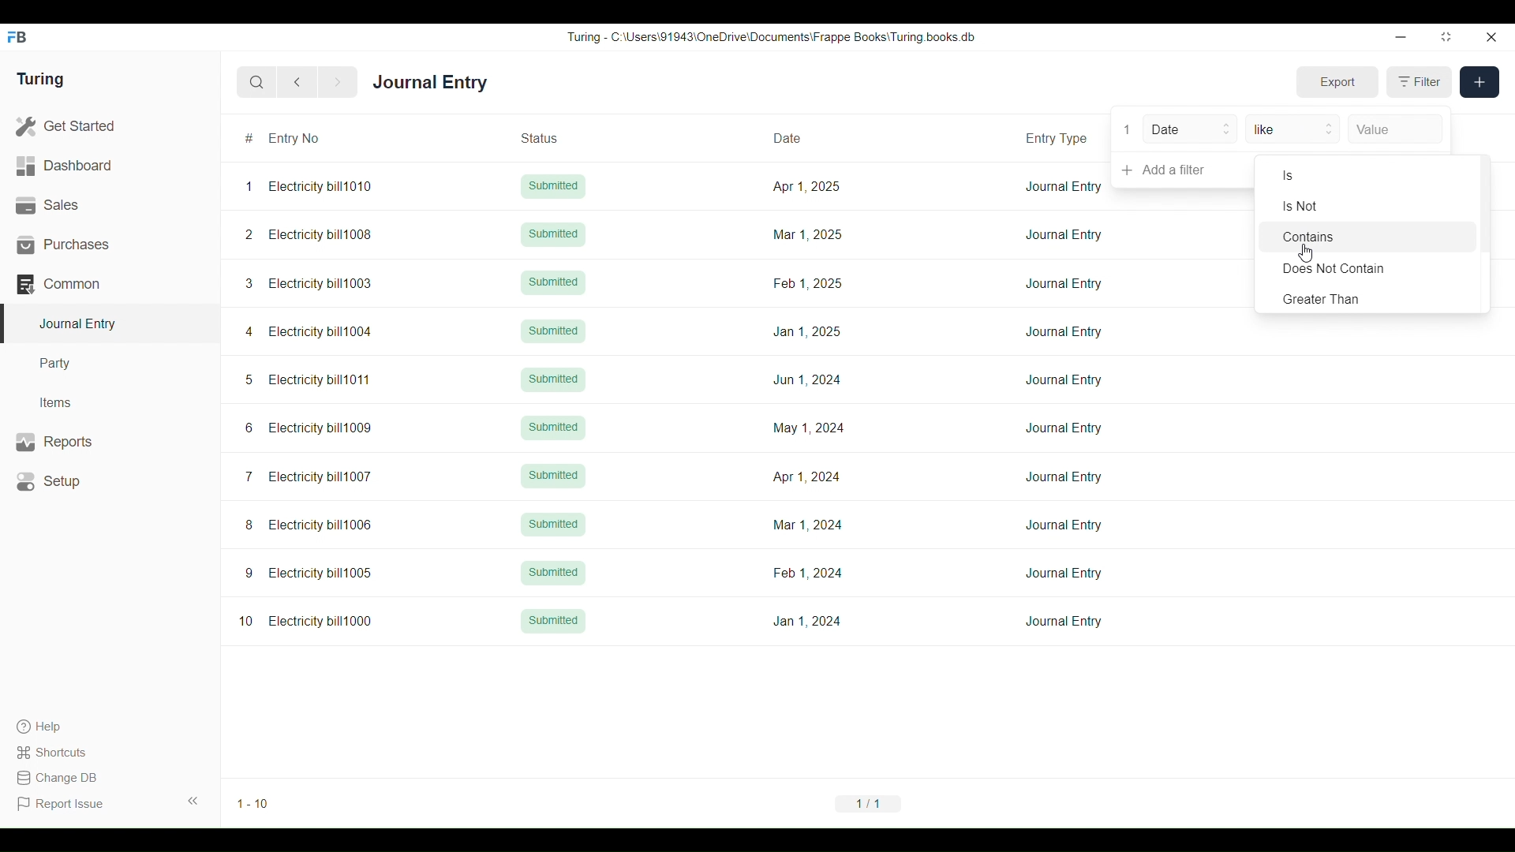  What do you see at coordinates (256, 83) in the screenshot?
I see `Search` at bounding box center [256, 83].